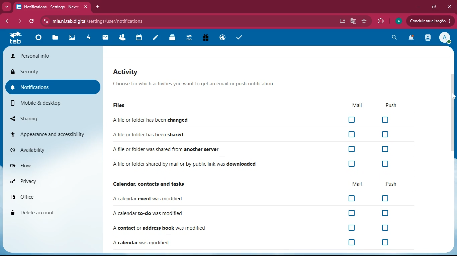 The width and height of the screenshot is (457, 256). What do you see at coordinates (358, 184) in the screenshot?
I see `mail` at bounding box center [358, 184].